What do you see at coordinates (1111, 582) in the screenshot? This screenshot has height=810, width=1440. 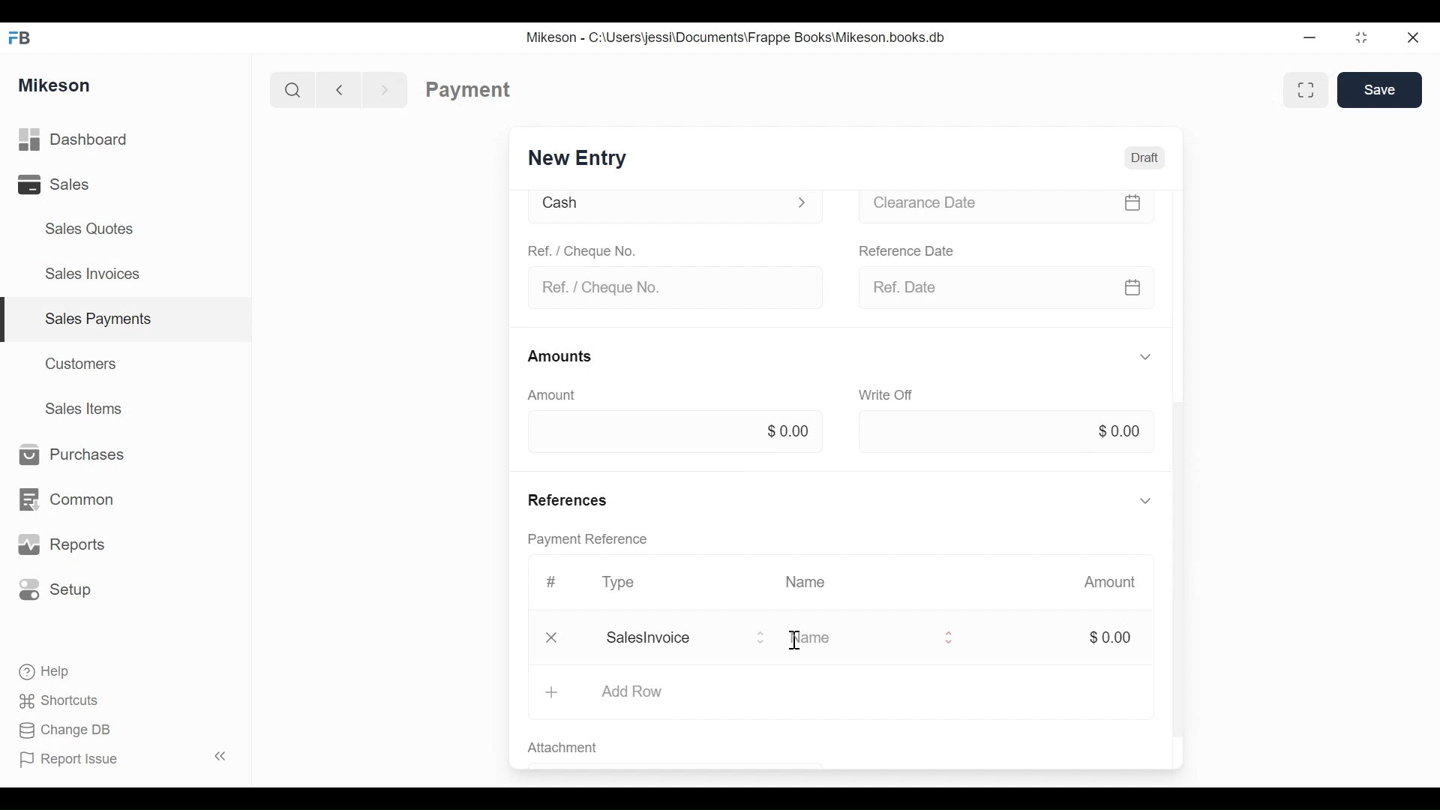 I see `Amount` at bounding box center [1111, 582].